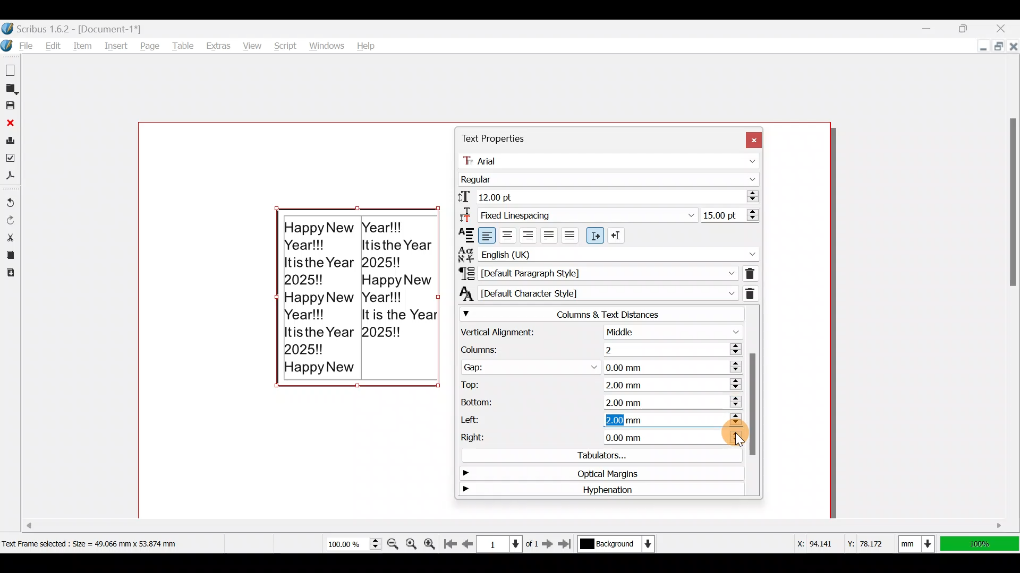 The image size is (1020, 573). Describe the element at coordinates (551, 235) in the screenshot. I see `Align text justified` at that location.